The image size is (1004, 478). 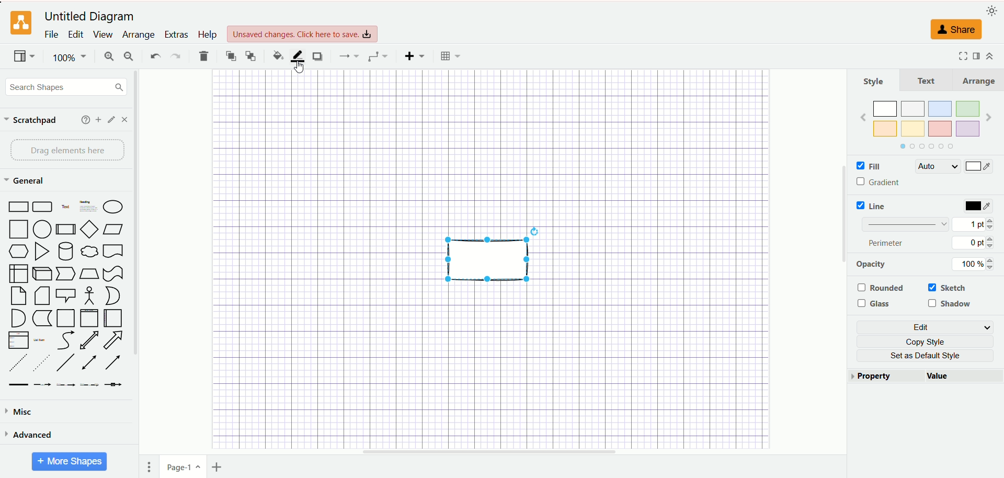 What do you see at coordinates (154, 55) in the screenshot?
I see `undo` at bounding box center [154, 55].